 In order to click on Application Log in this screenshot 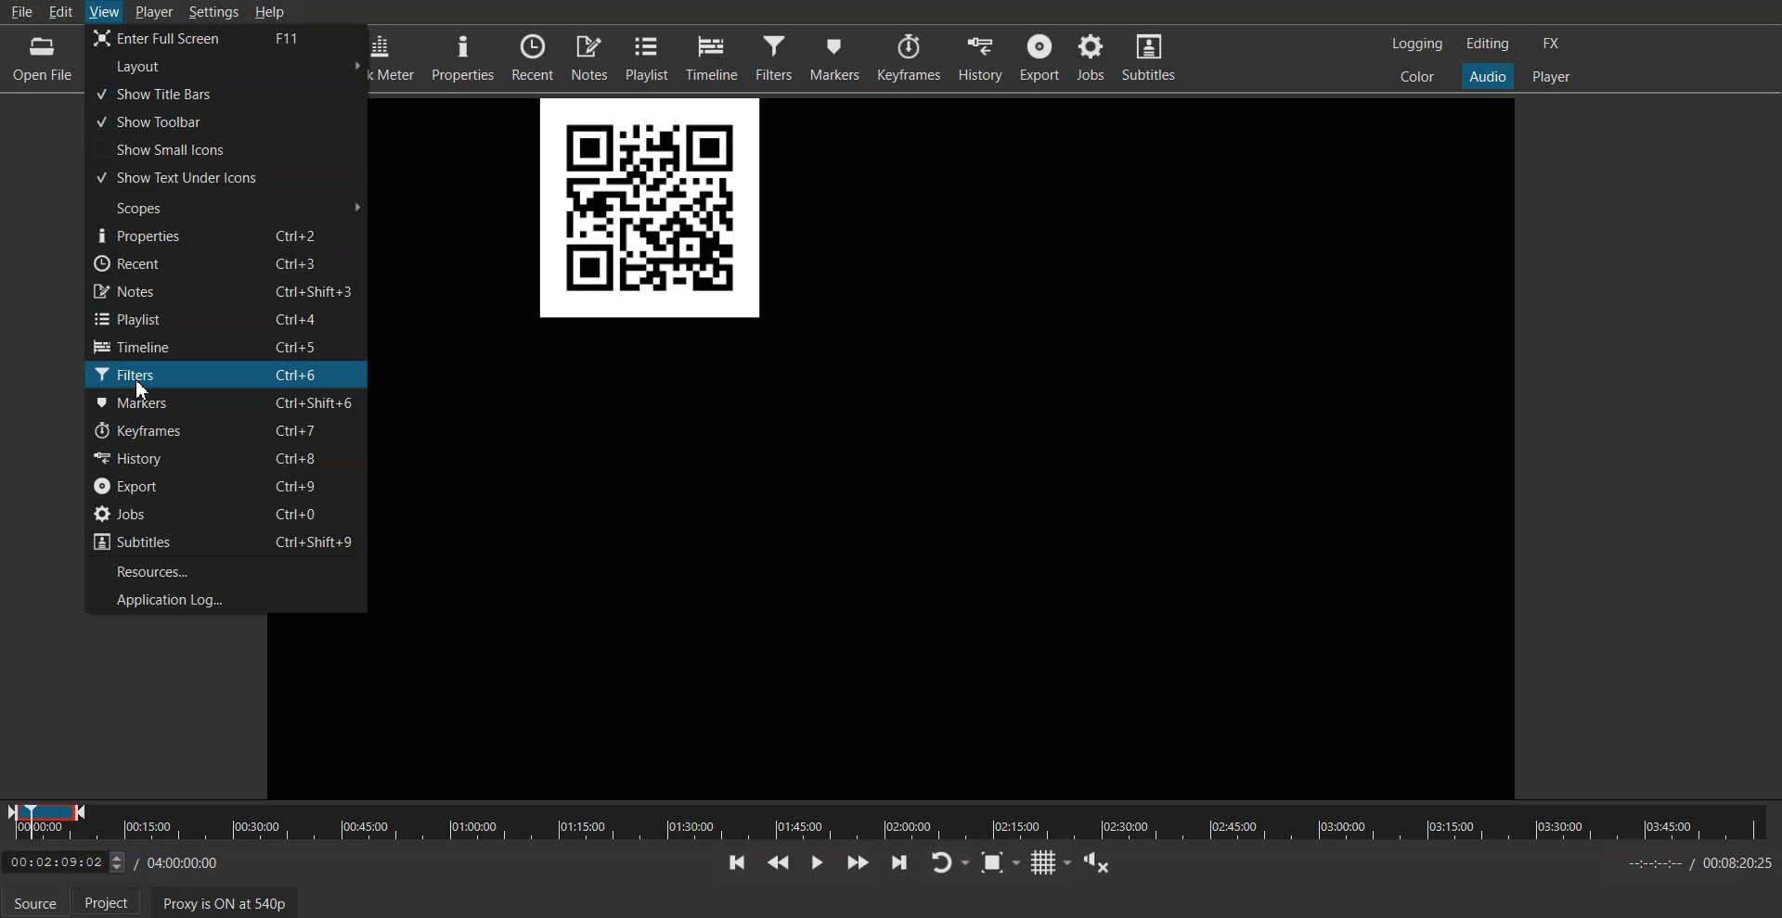, I will do `click(226, 599)`.